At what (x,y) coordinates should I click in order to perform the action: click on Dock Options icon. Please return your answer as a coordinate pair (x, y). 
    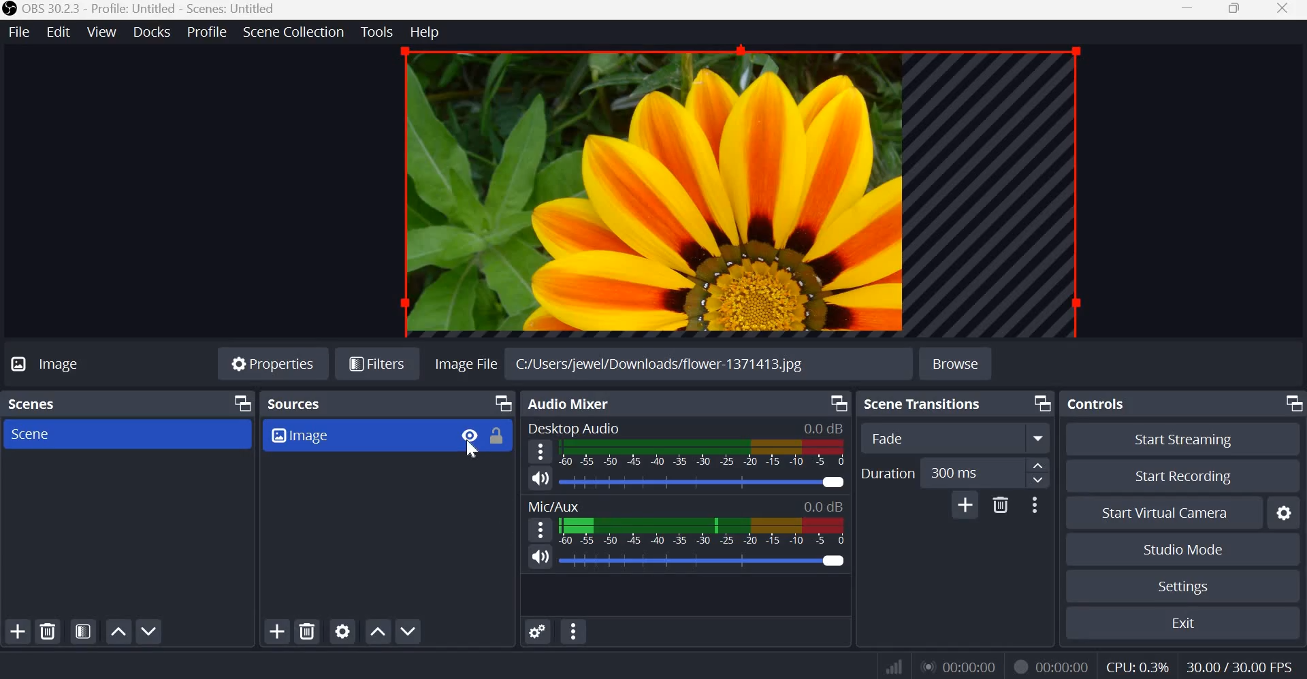
    Looking at the image, I should click on (240, 403).